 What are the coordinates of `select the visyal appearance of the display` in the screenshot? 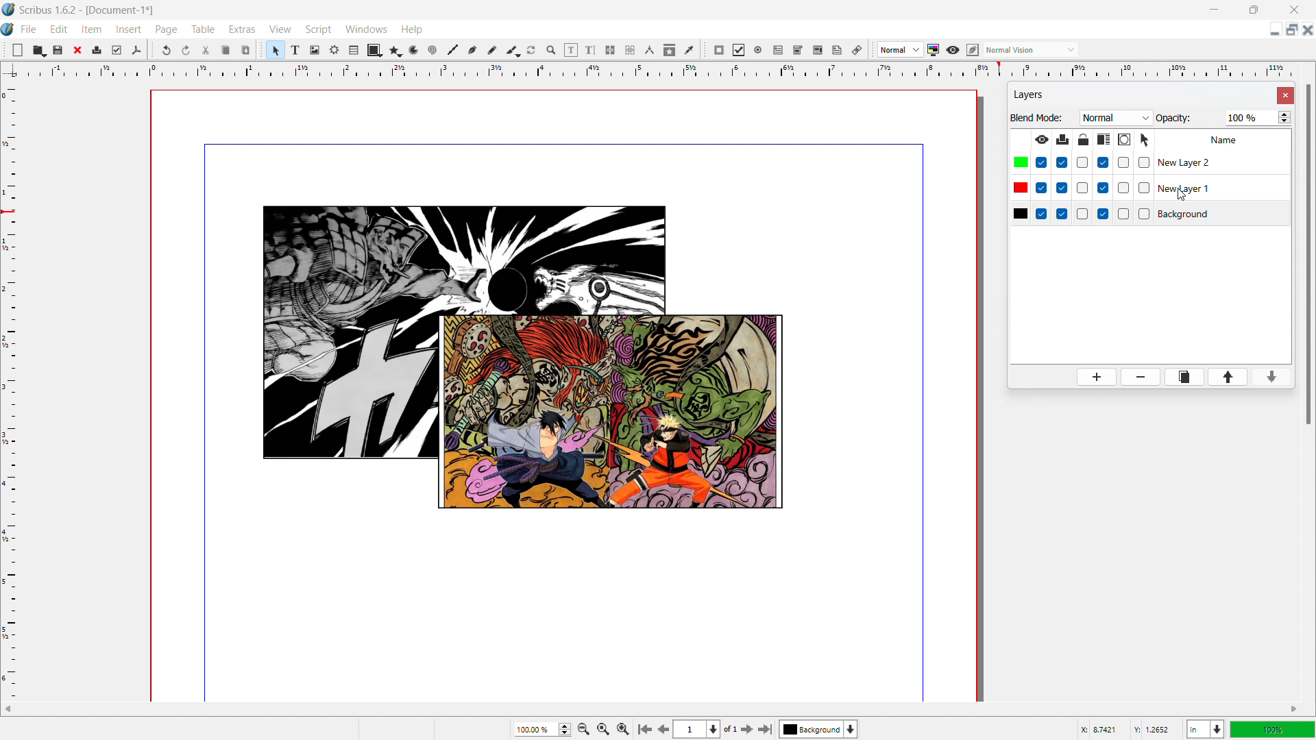 It's located at (1031, 49).